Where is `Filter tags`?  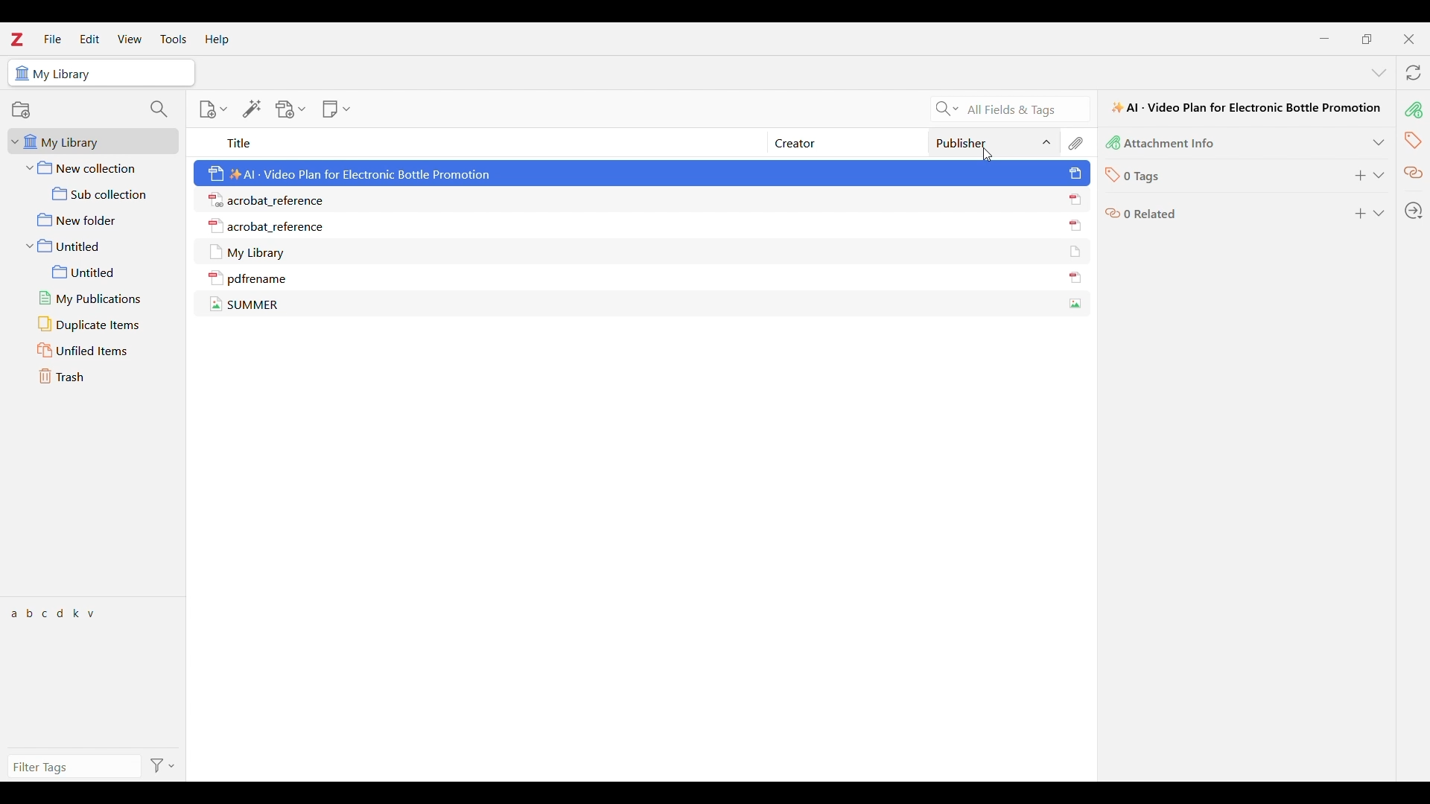 Filter tags is located at coordinates (74, 767).